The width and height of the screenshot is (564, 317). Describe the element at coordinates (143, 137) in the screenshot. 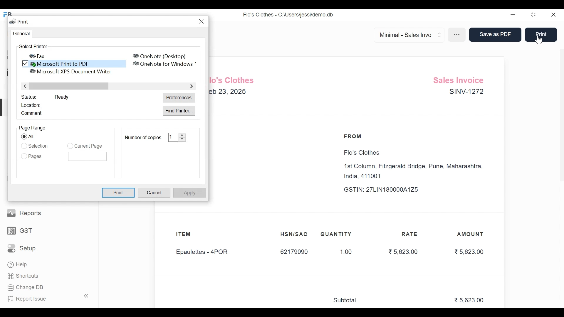

I see `Number of copies:` at that location.